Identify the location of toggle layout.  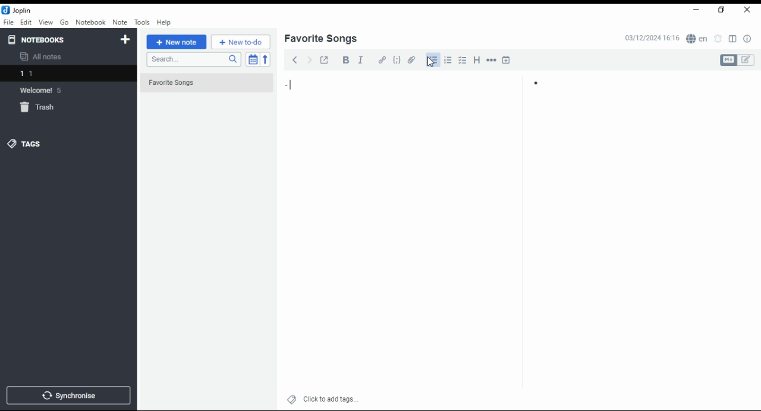
(733, 39).